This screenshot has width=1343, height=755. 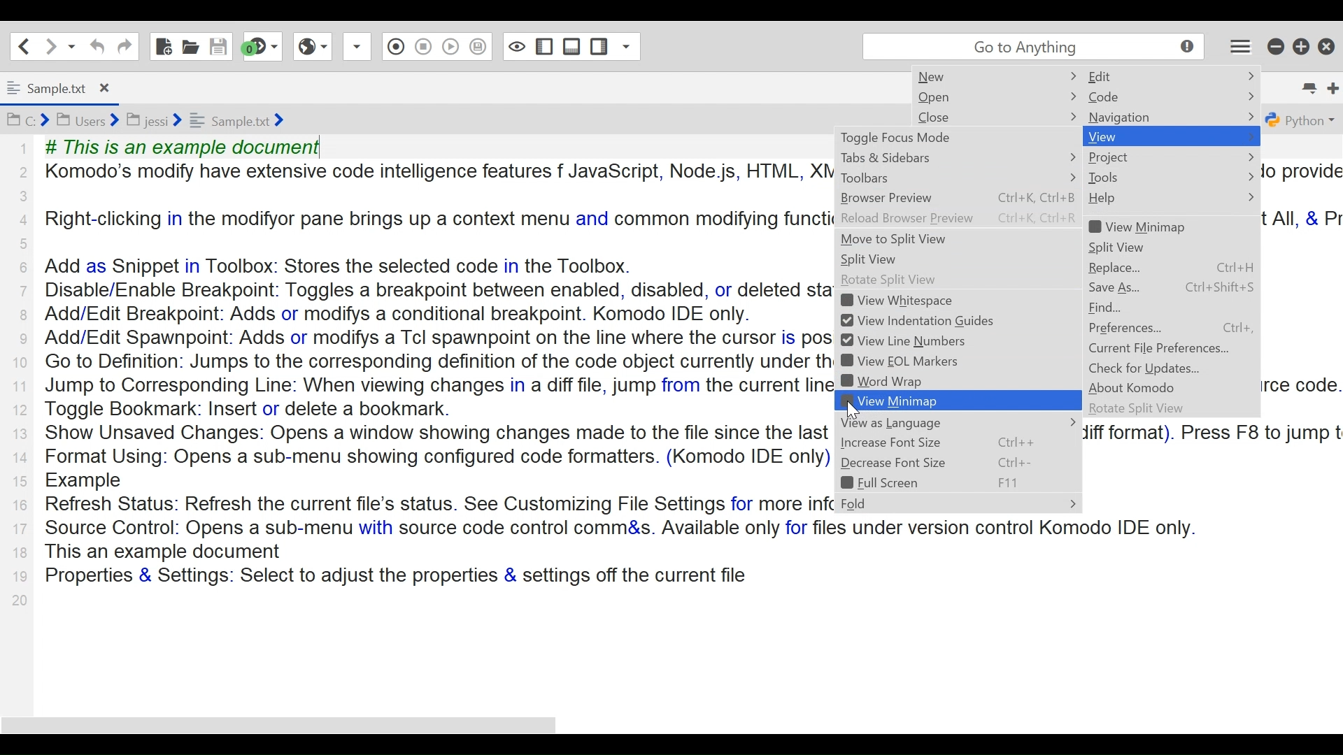 What do you see at coordinates (914, 380) in the screenshot?
I see `Word Wrap` at bounding box center [914, 380].